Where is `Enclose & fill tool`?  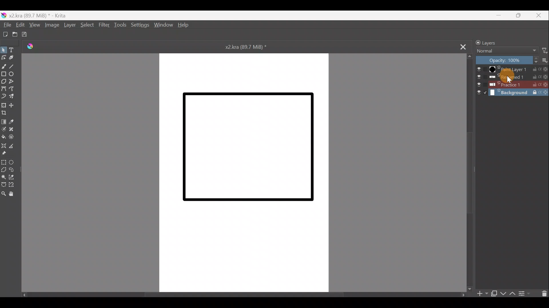 Enclose & fill tool is located at coordinates (14, 137).